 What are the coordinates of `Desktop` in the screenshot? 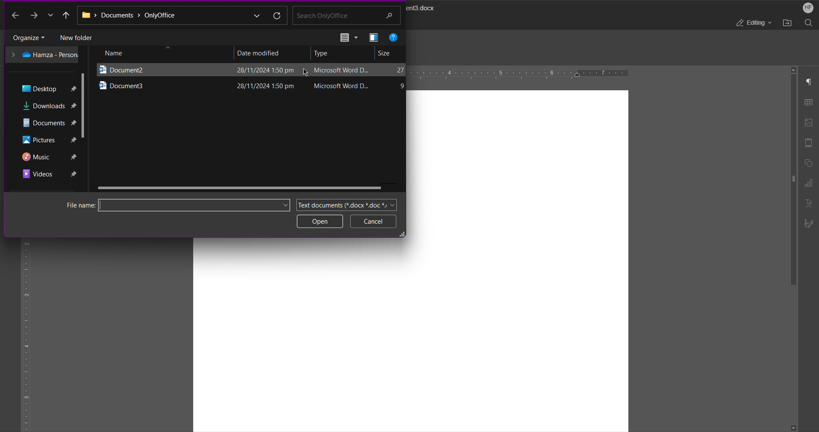 It's located at (49, 87).